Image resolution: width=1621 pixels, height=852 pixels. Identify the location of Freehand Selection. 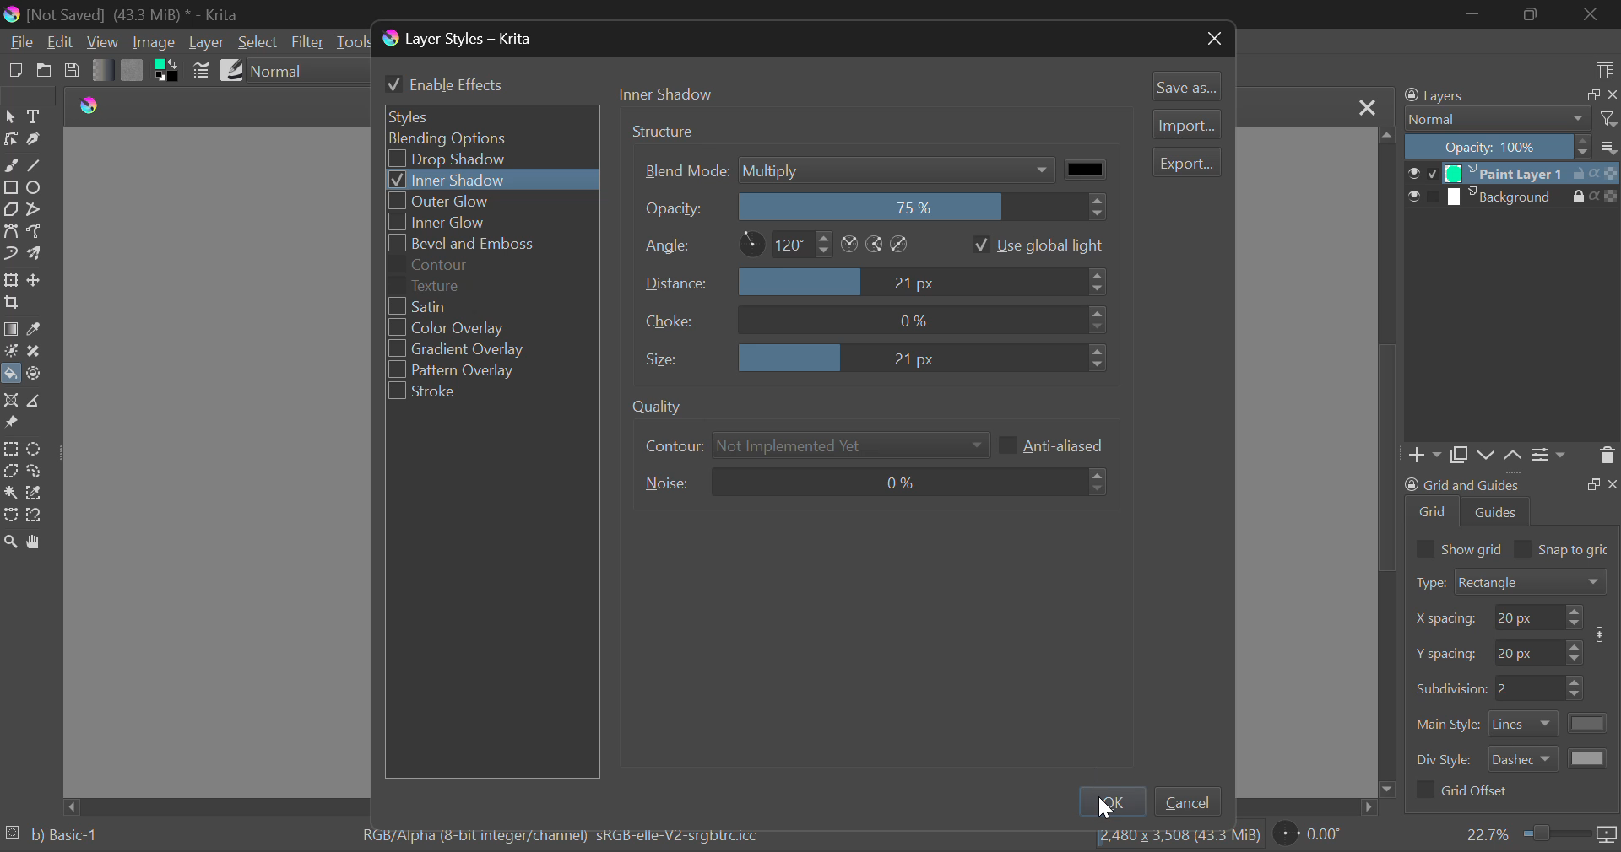
(35, 473).